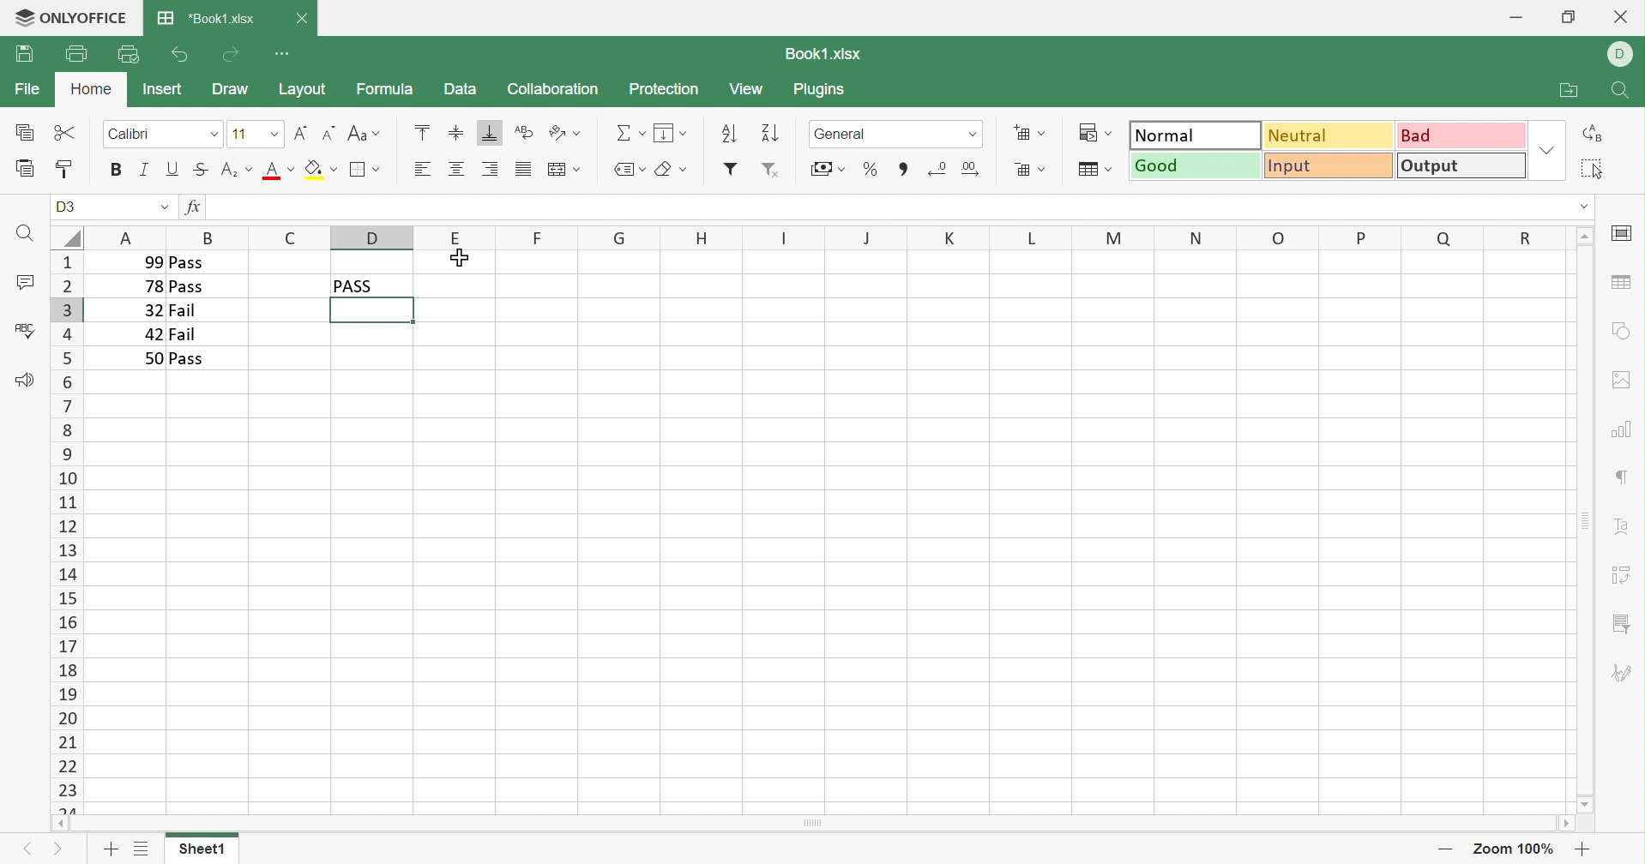  Describe the element at coordinates (1444, 852) in the screenshot. I see `Zoom out` at that location.